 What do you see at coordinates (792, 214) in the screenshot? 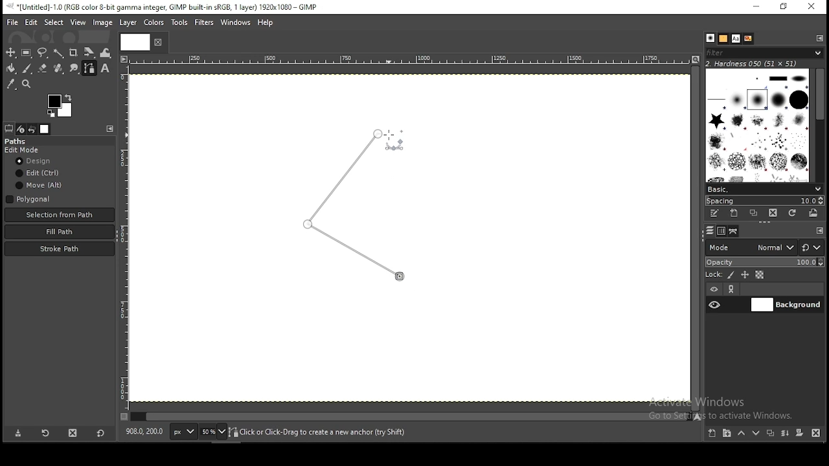
I see `refresh brushes` at bounding box center [792, 214].